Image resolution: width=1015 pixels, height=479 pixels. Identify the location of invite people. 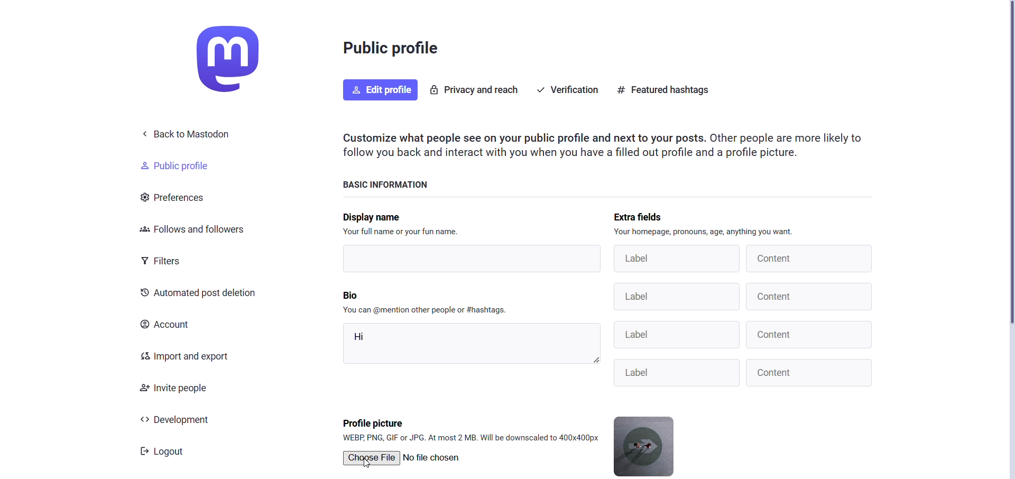
(171, 389).